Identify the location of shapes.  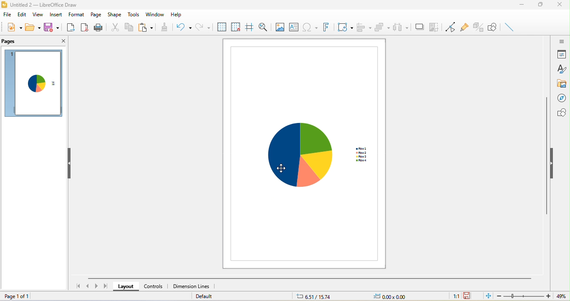
(560, 113).